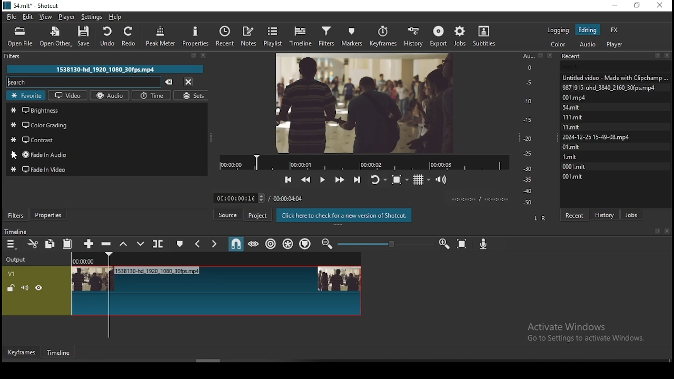 The width and height of the screenshot is (674, 379). Describe the element at coordinates (197, 244) in the screenshot. I see `previous marker` at that location.